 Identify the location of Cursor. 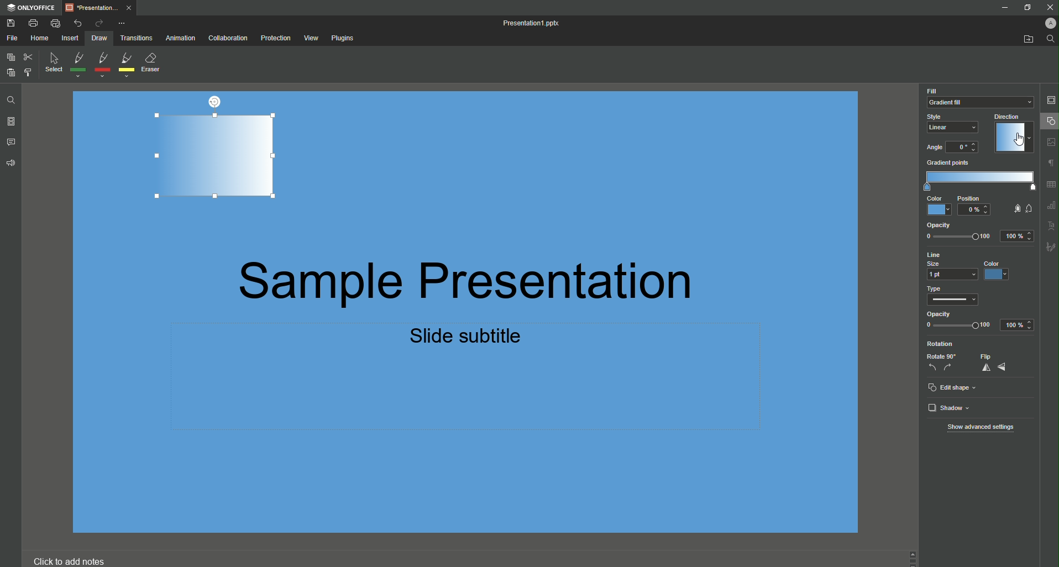
(1021, 140).